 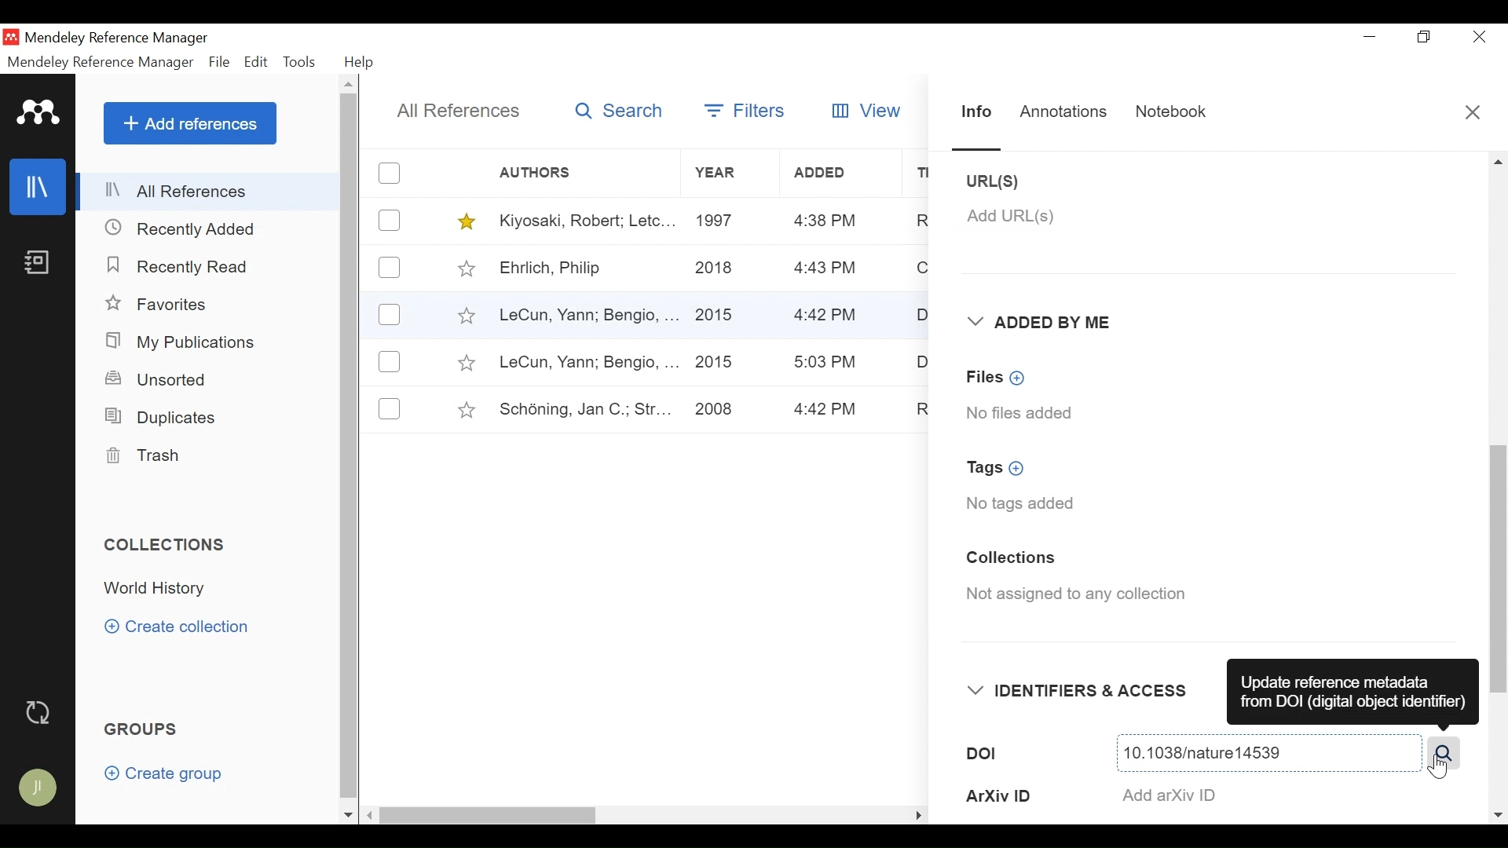 What do you see at coordinates (729, 174) in the screenshot?
I see `Year` at bounding box center [729, 174].